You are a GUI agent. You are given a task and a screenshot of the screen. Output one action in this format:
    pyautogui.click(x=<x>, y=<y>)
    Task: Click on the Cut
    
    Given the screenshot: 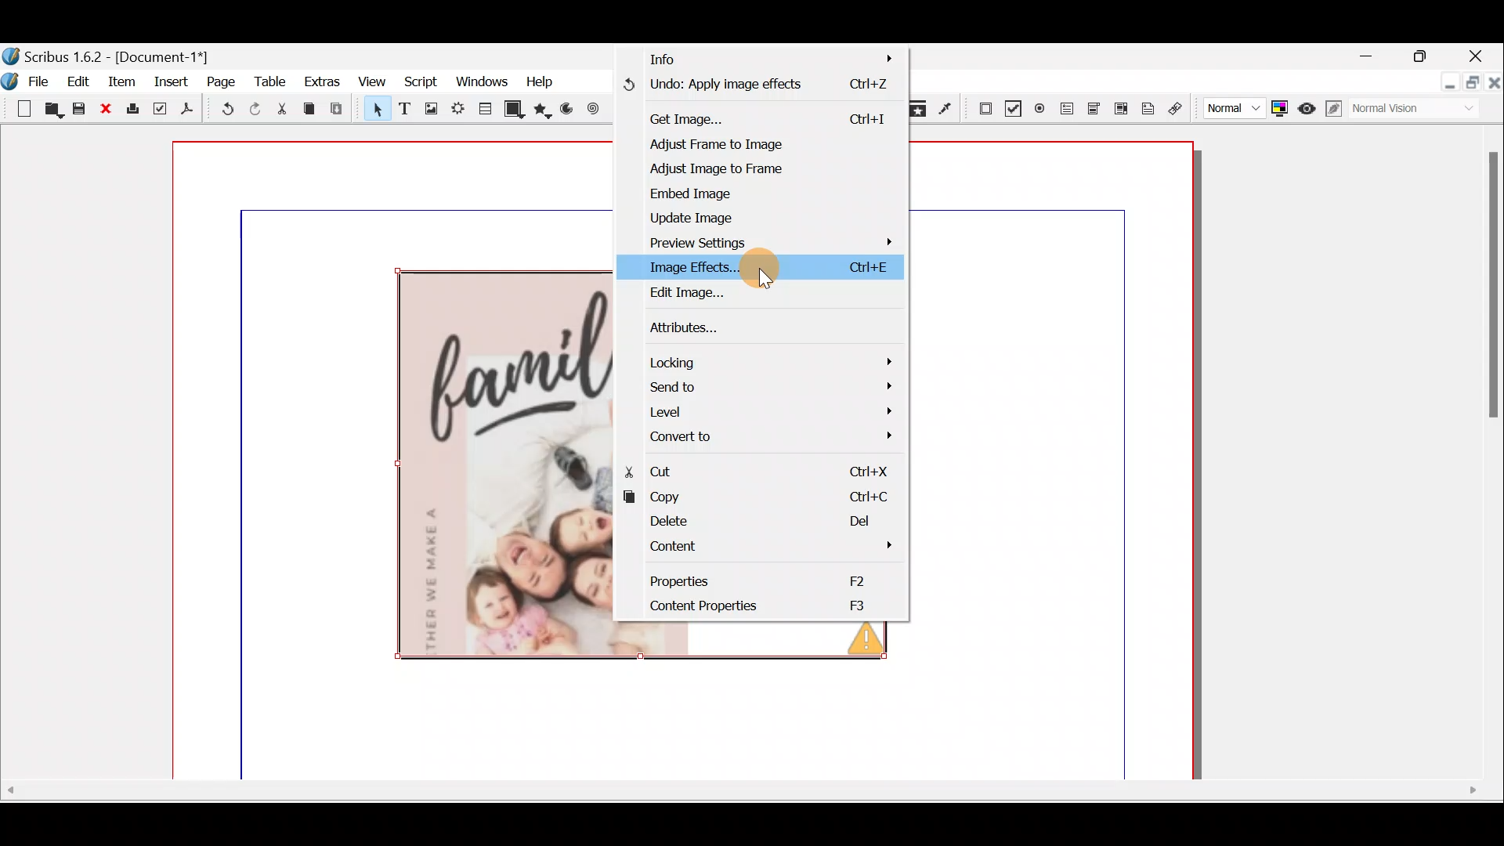 What is the action you would take?
    pyautogui.click(x=771, y=467)
    